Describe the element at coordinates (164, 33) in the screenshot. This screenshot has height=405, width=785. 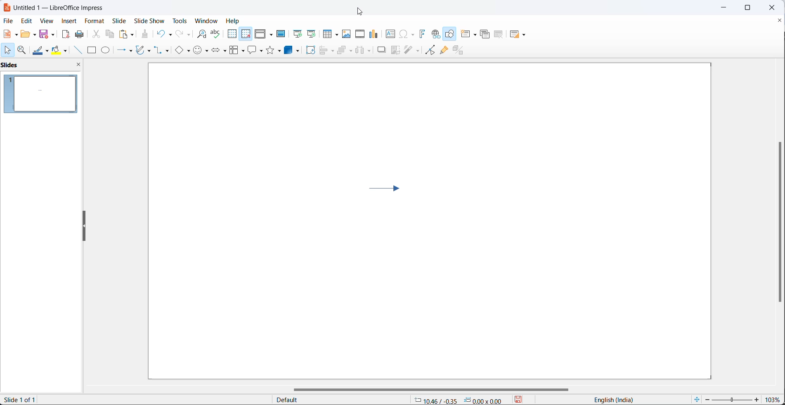
I see `undo` at that location.